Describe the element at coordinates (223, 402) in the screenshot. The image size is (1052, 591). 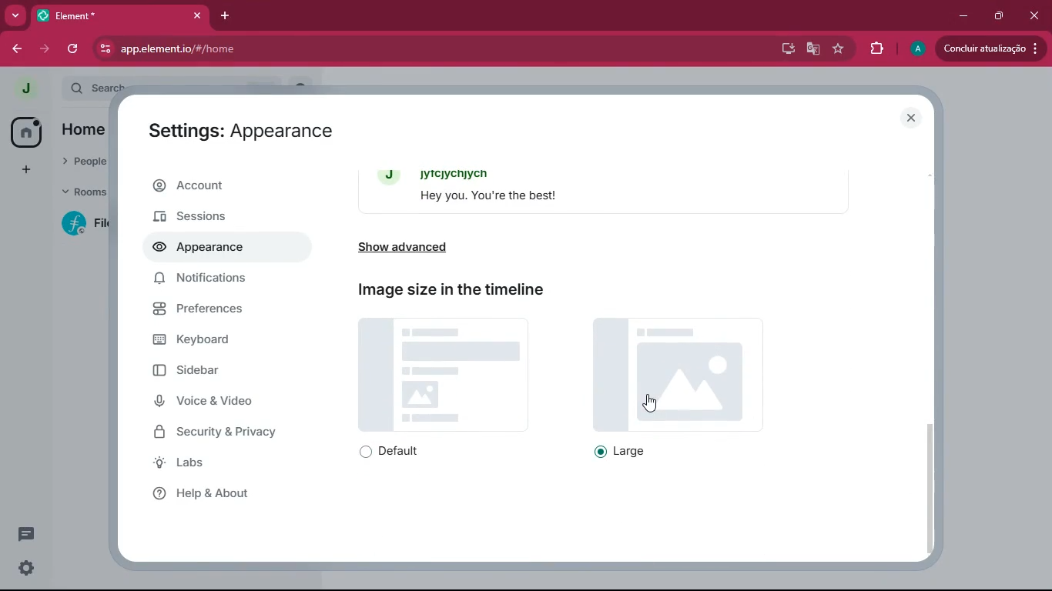
I see `voice & video` at that location.